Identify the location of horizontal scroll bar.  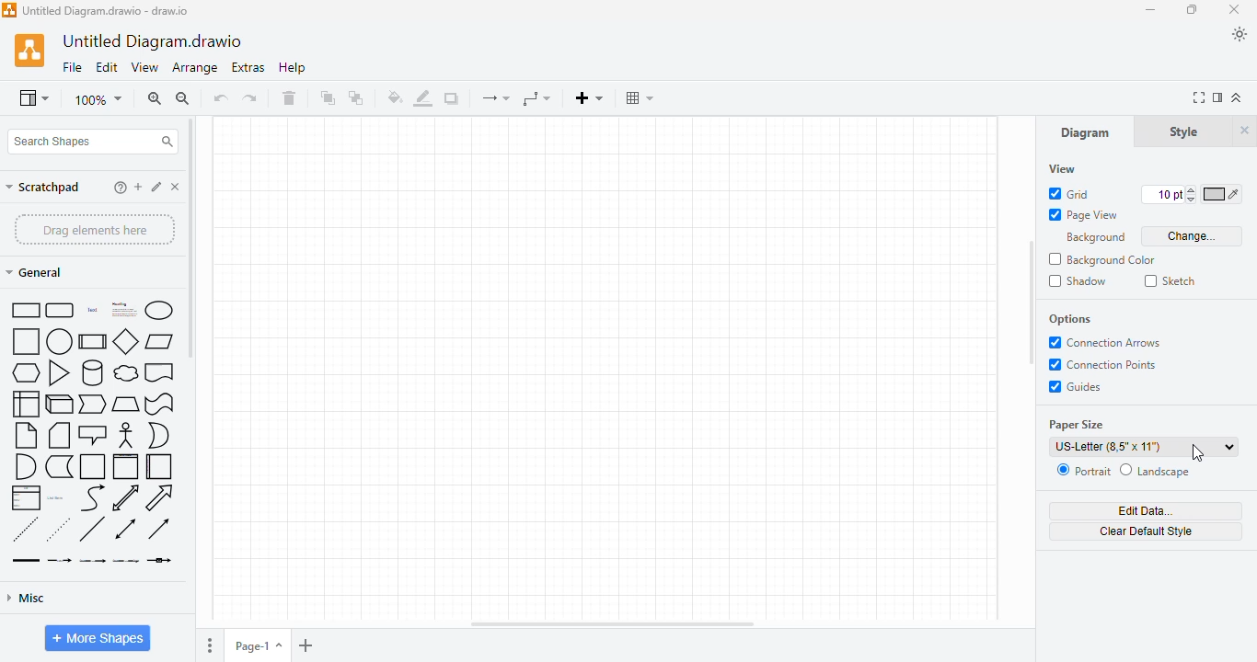
(613, 624).